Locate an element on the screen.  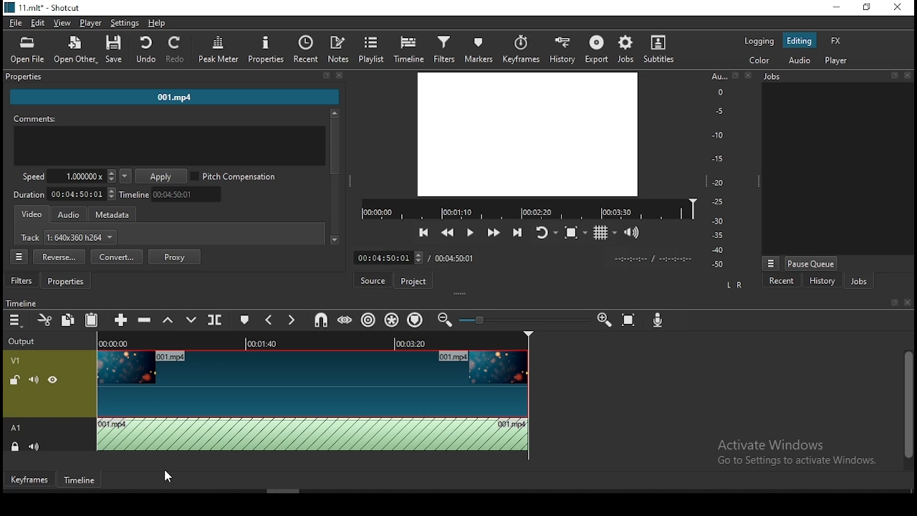
playback speed presets is located at coordinates (125, 177).